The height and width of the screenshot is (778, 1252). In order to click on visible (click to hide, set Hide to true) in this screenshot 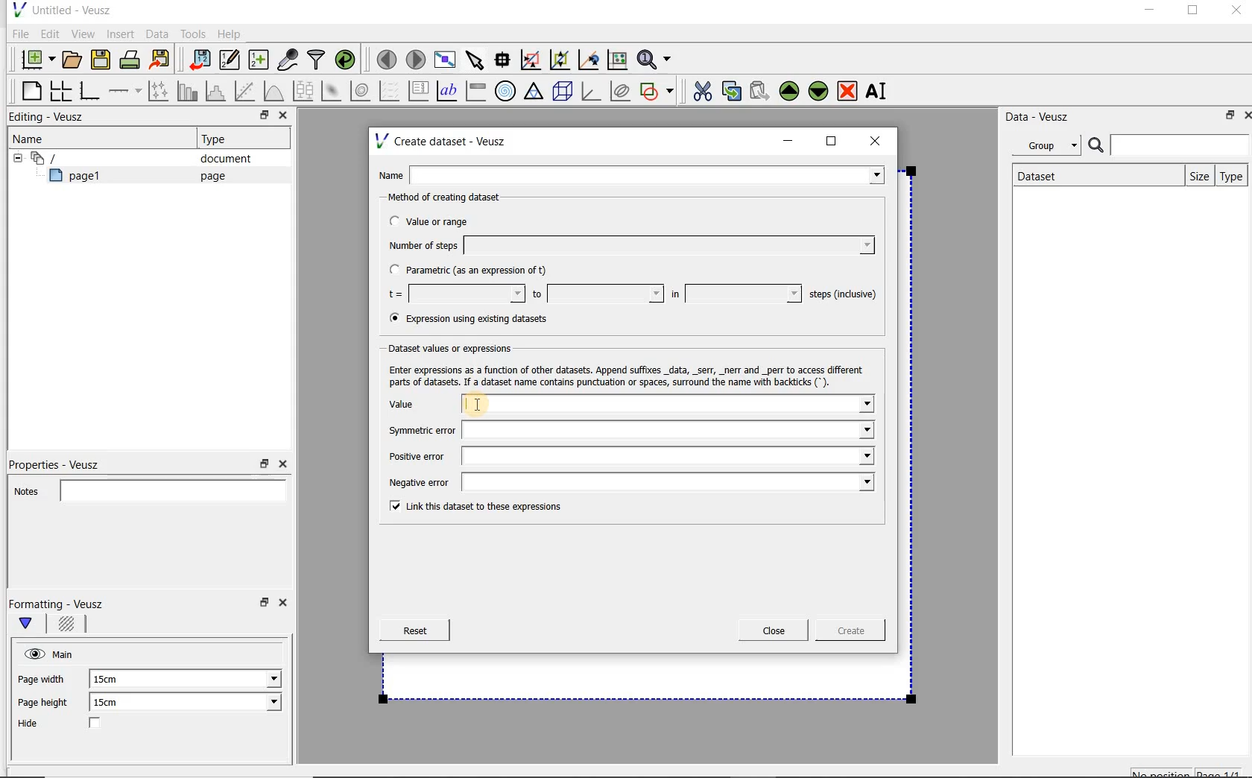, I will do `click(32, 654)`.